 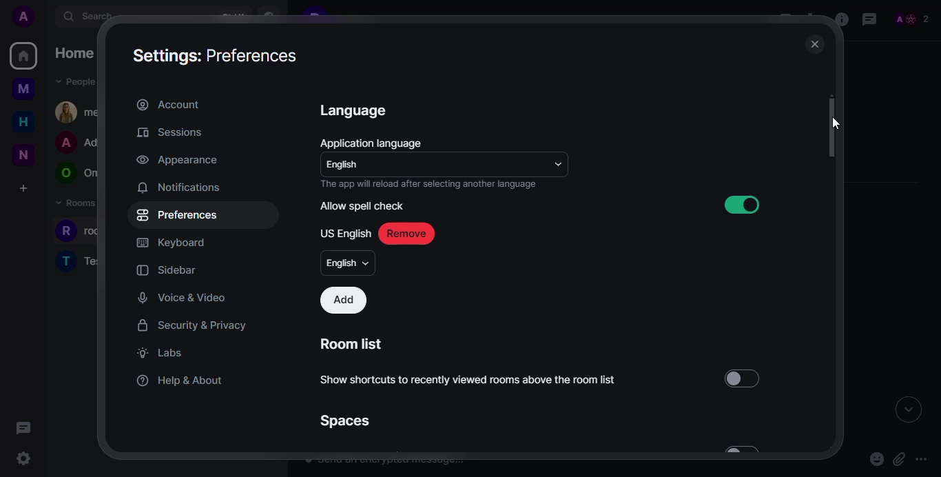 I want to click on myspace, so click(x=23, y=90).